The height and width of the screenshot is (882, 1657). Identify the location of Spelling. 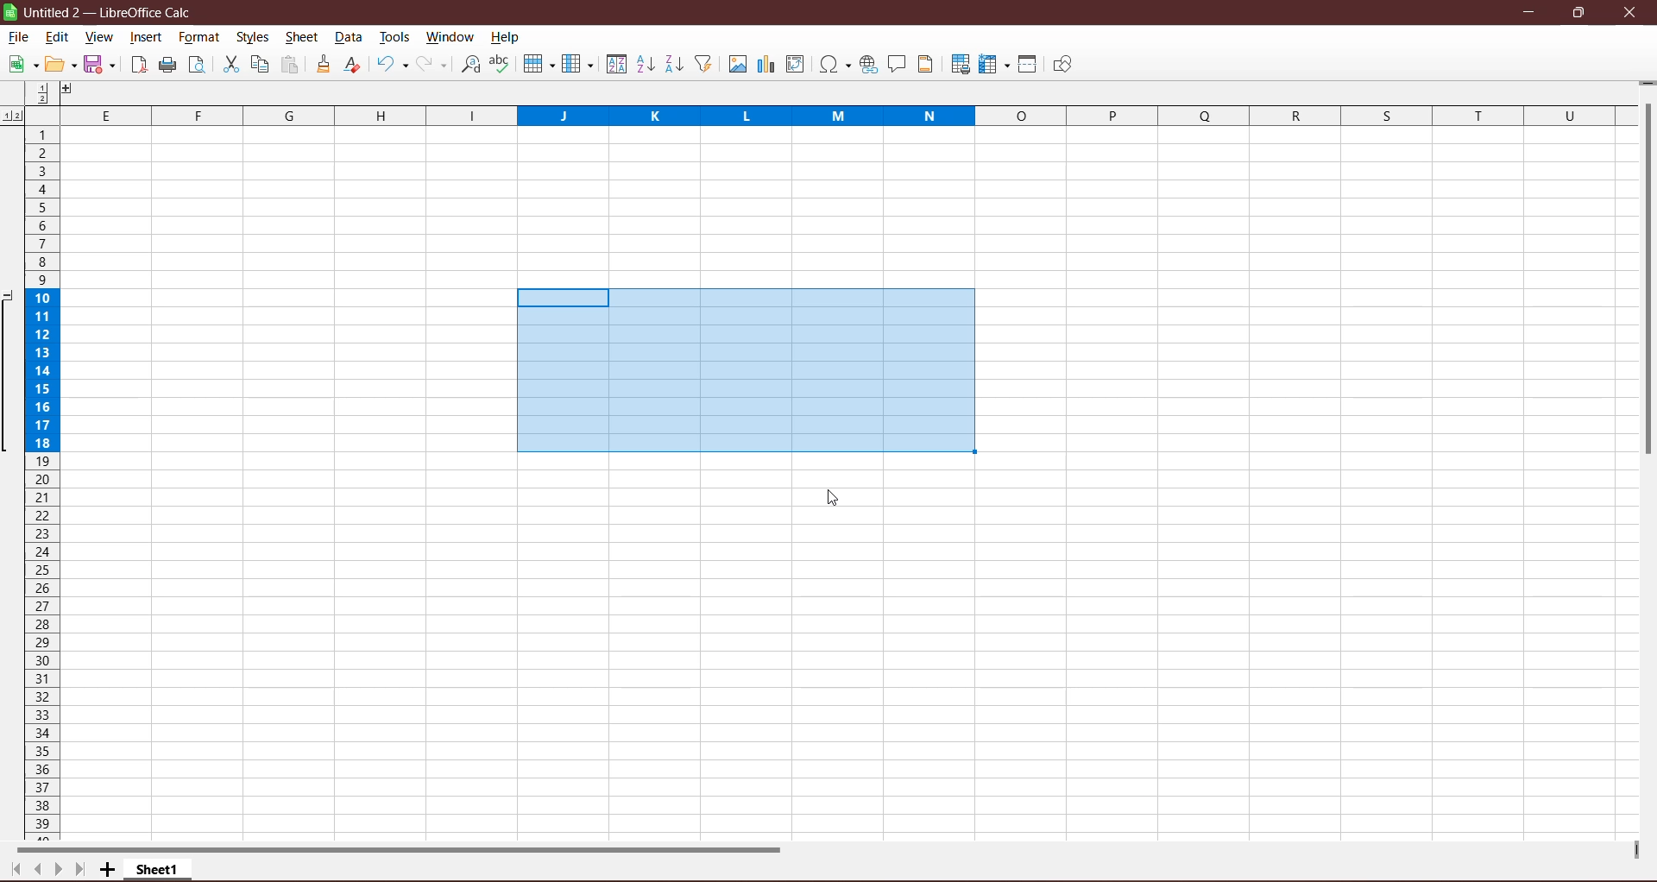
(501, 64).